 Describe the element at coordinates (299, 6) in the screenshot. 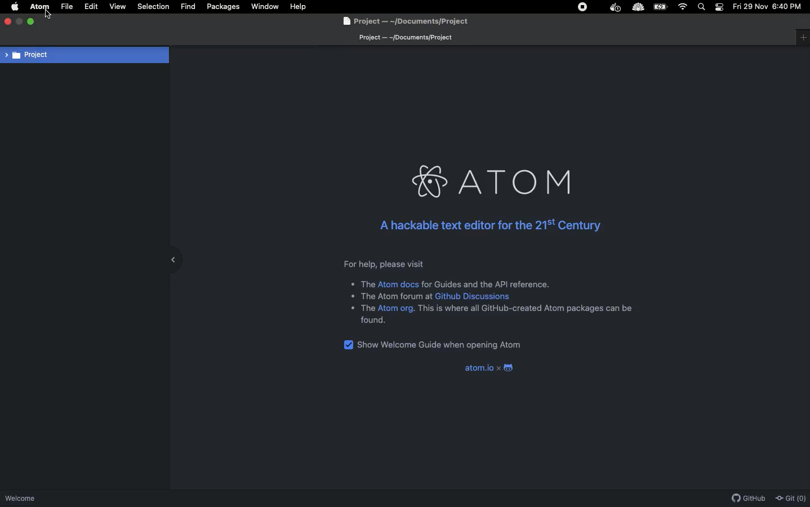

I see `Help` at that location.